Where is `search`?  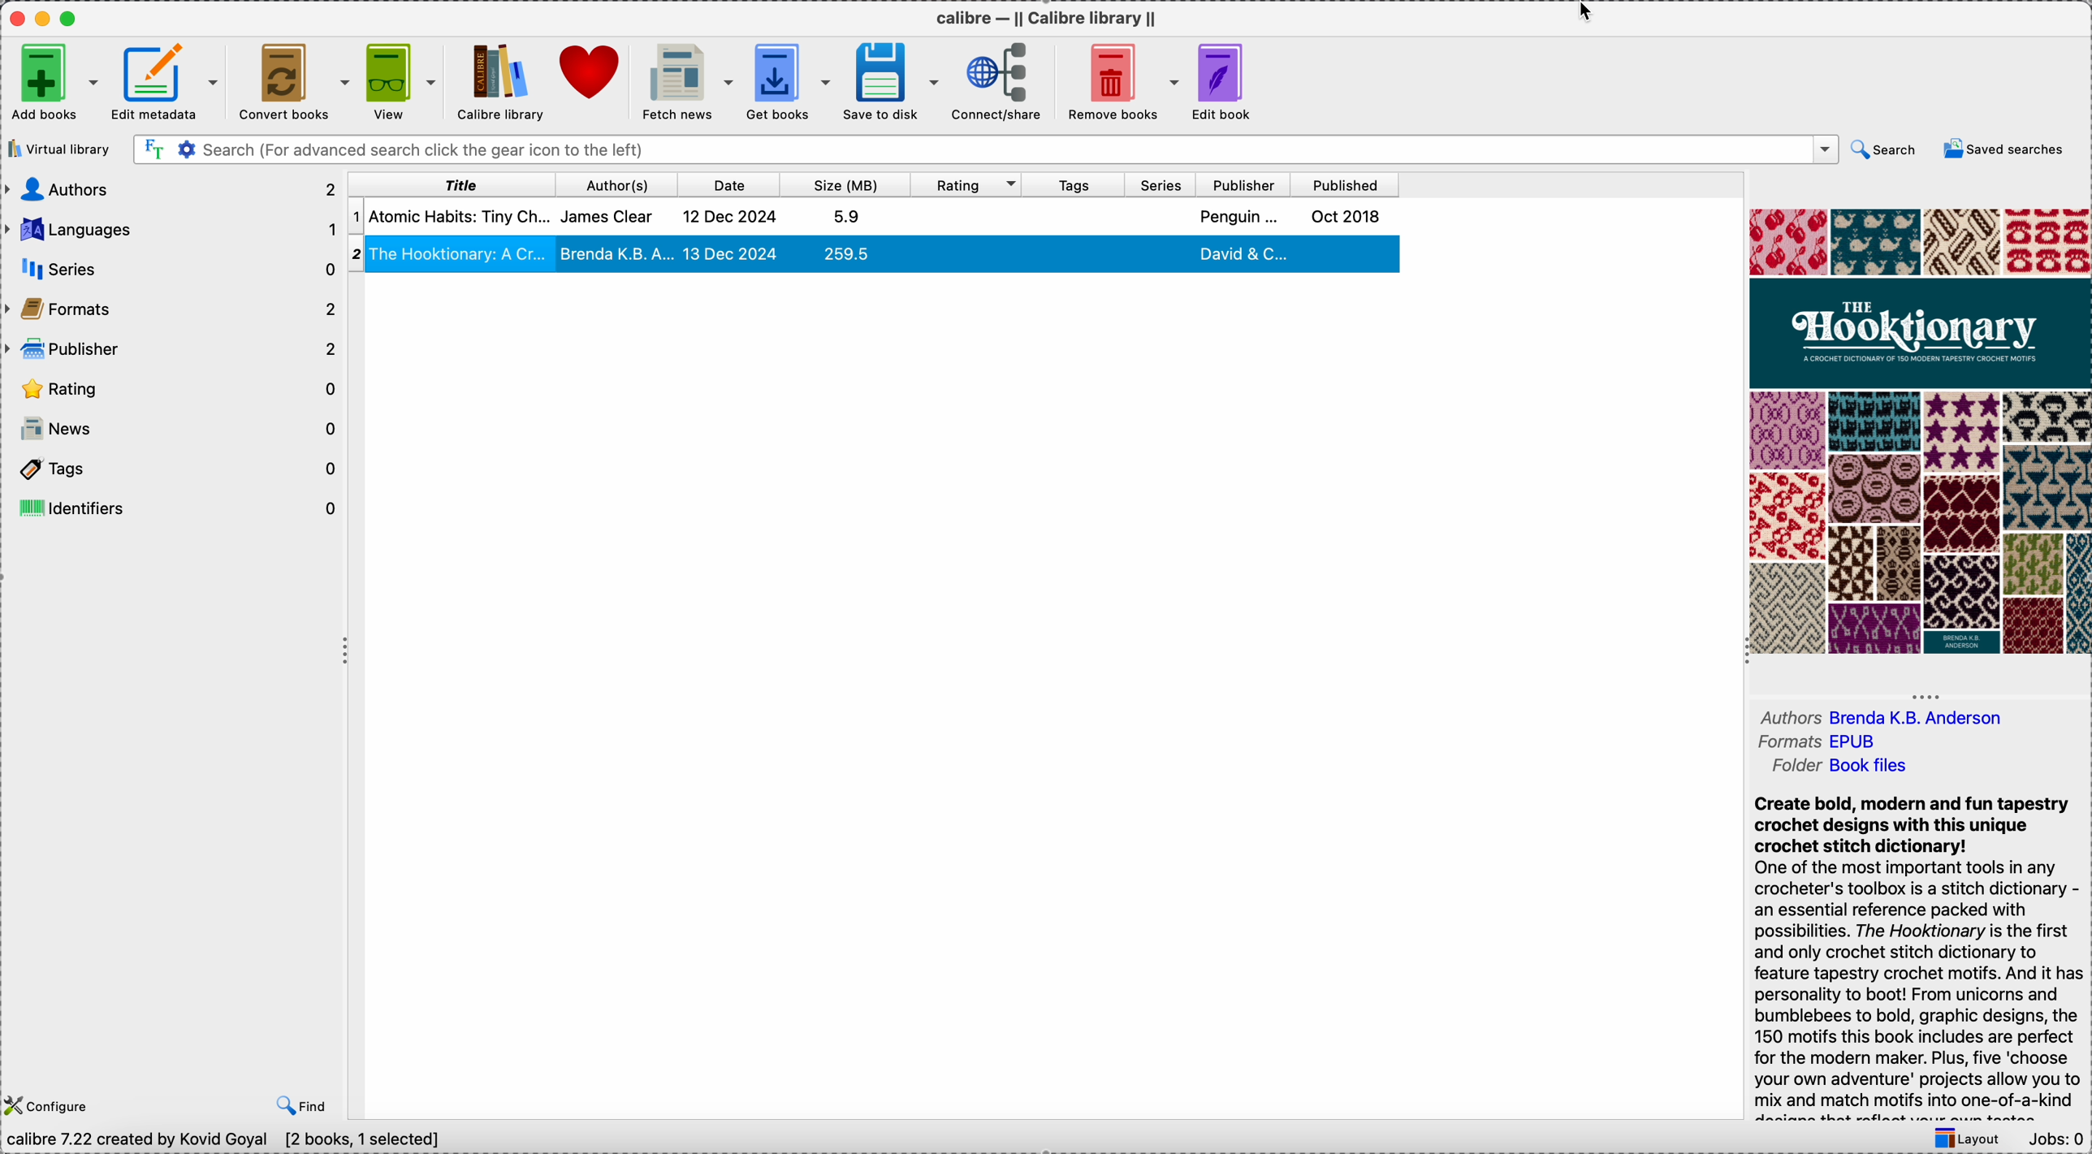
search is located at coordinates (1884, 150).